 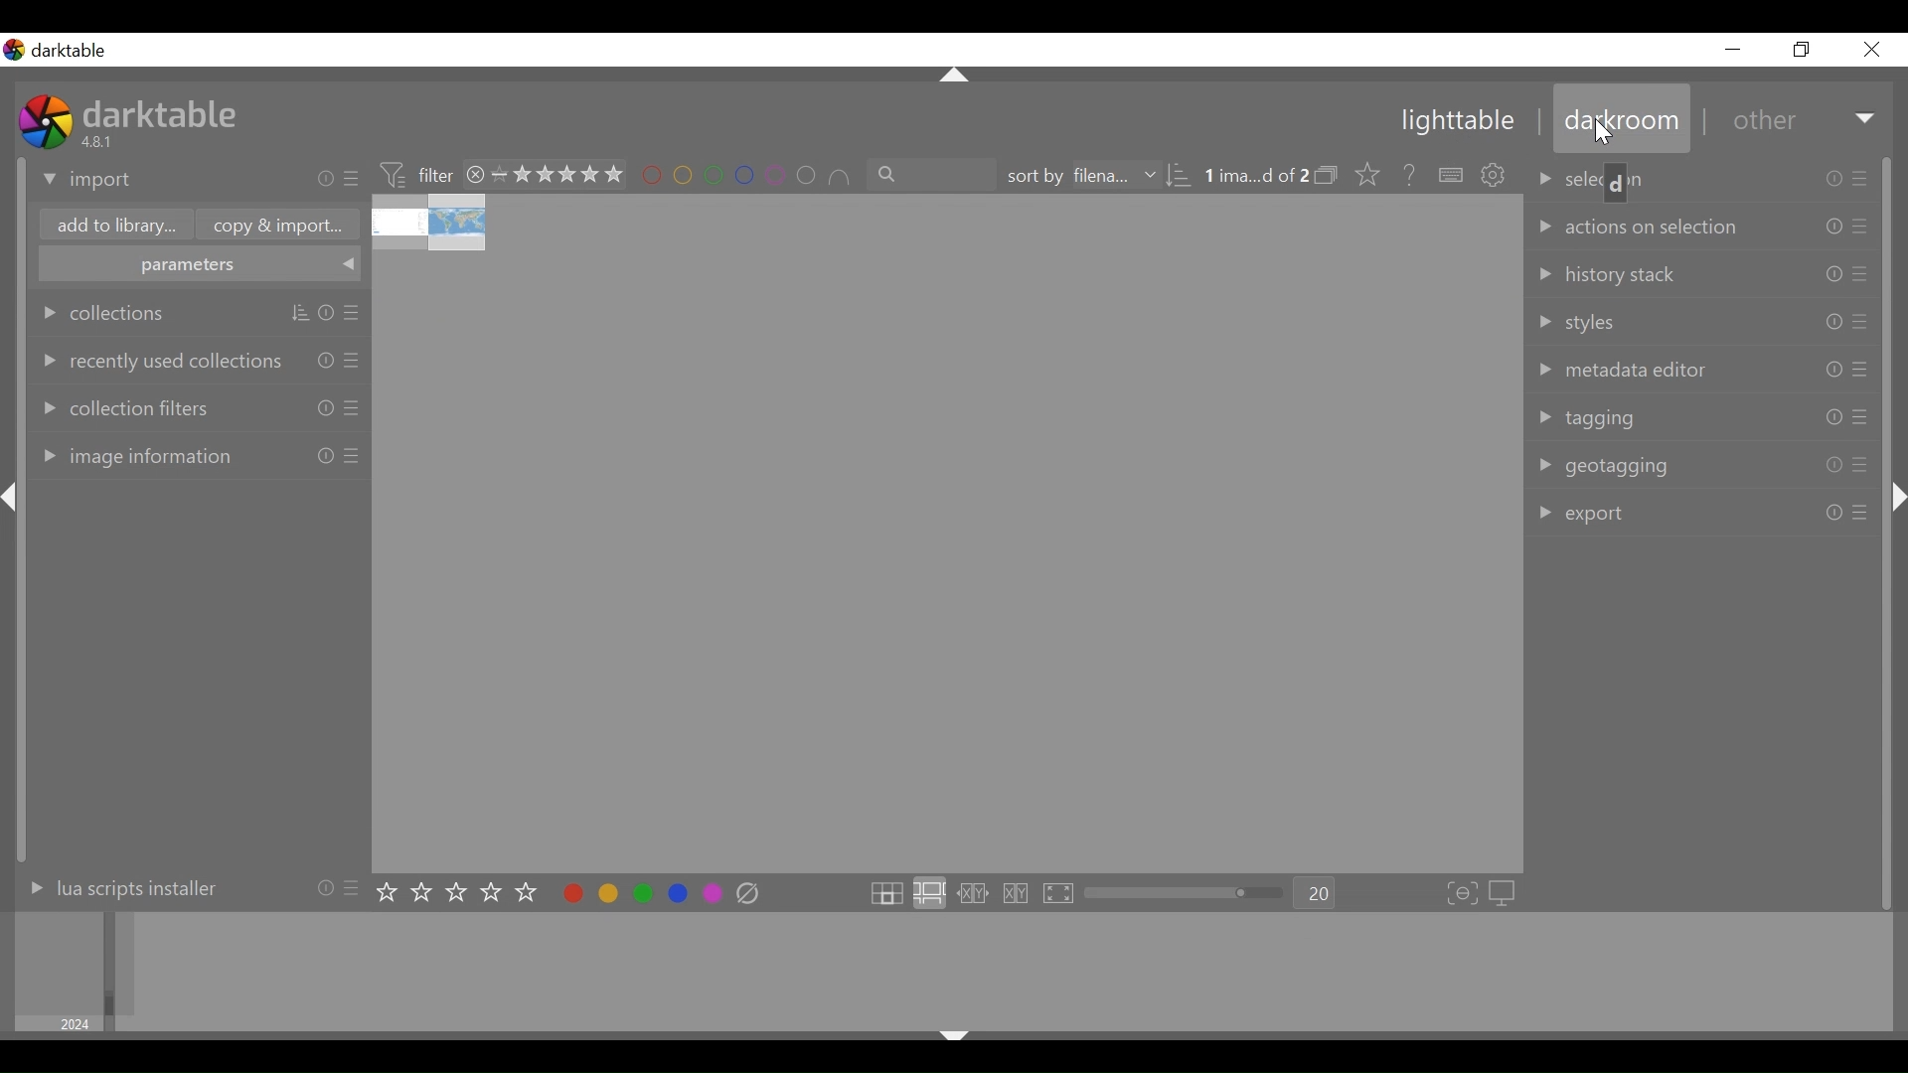 I want to click on darktable, so click(x=161, y=112).